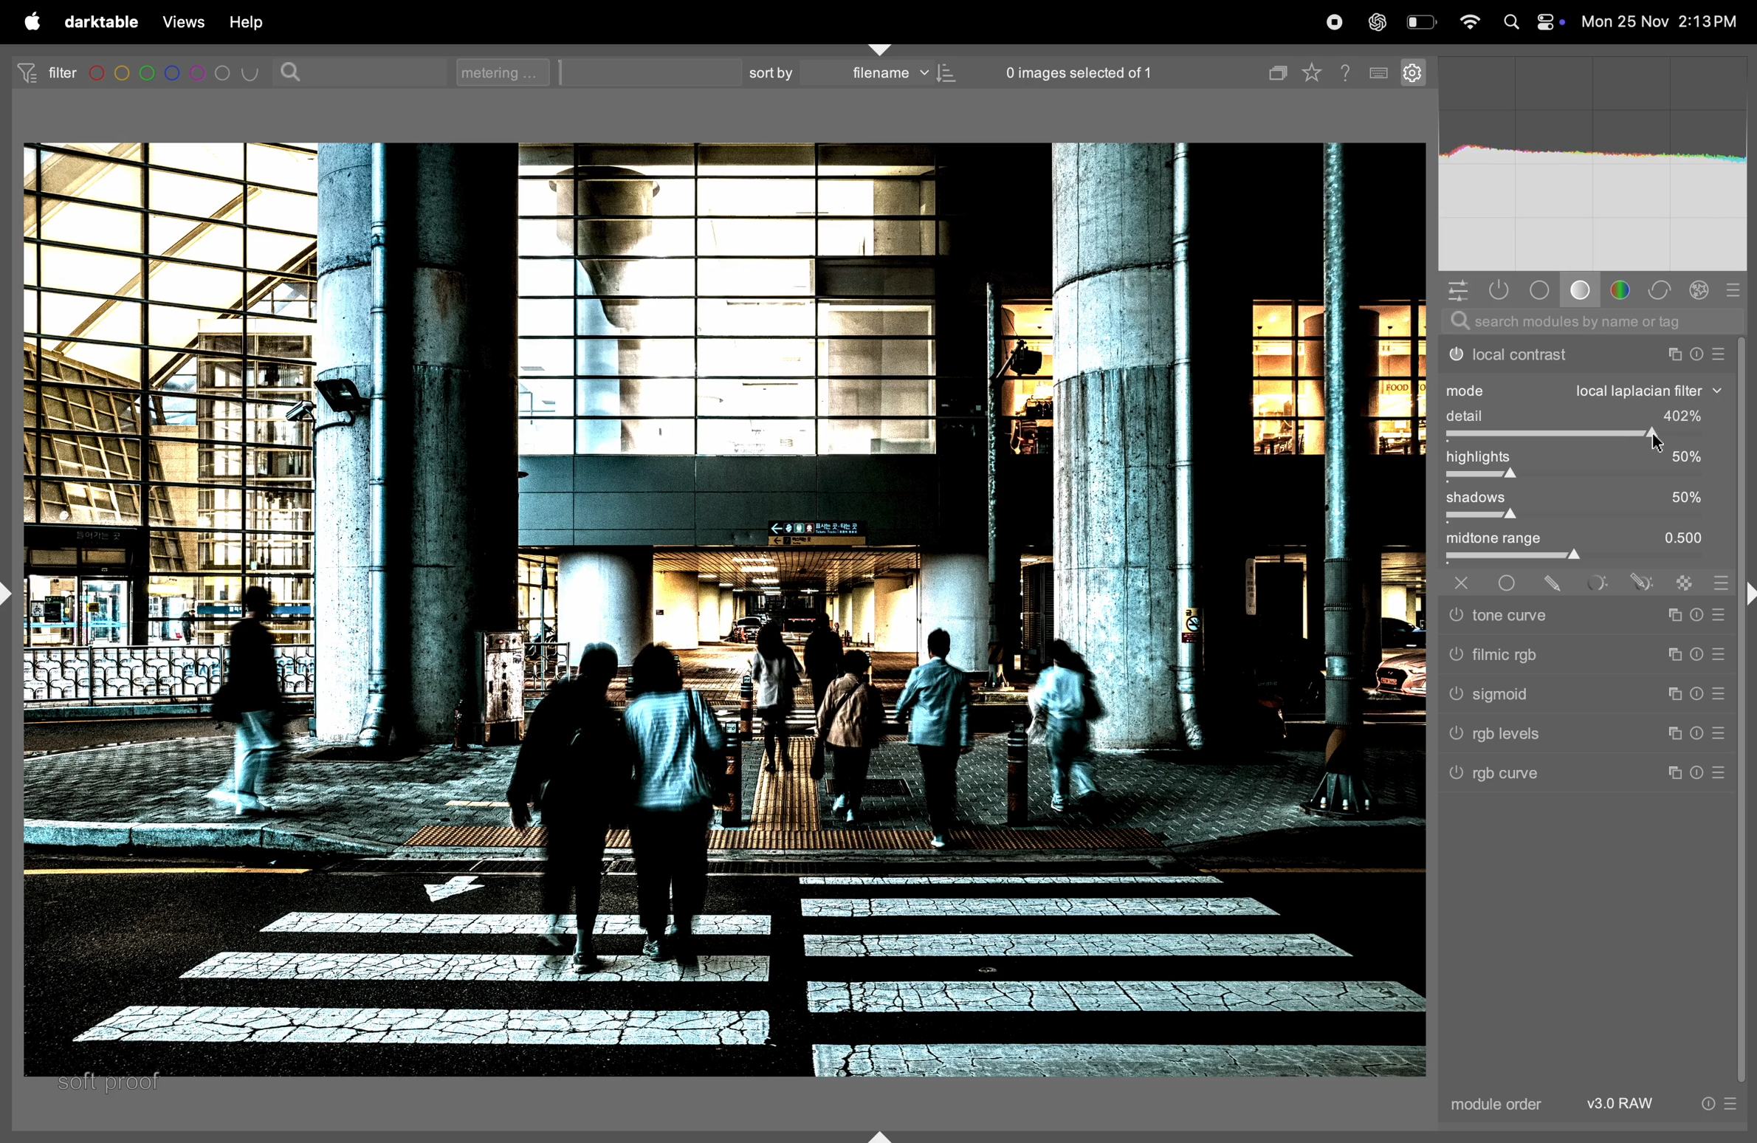 This screenshot has width=1757, height=1143. I want to click on toggle, so click(1590, 559).